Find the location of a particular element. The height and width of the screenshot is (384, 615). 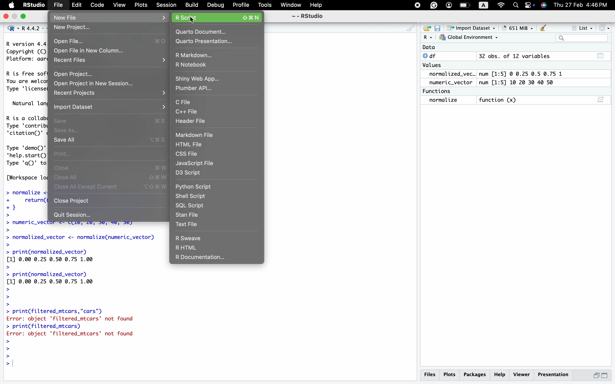

Presentation is located at coordinates (555, 374).